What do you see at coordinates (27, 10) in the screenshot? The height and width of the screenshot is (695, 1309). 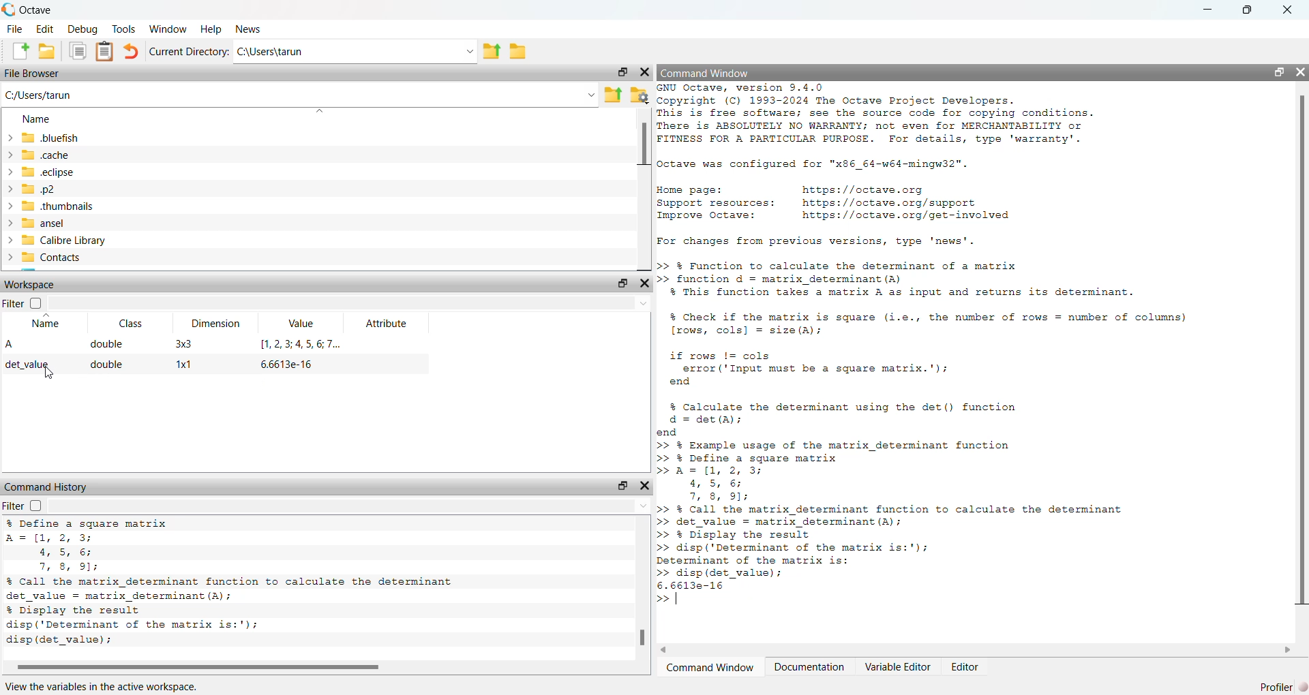 I see `octave` at bounding box center [27, 10].